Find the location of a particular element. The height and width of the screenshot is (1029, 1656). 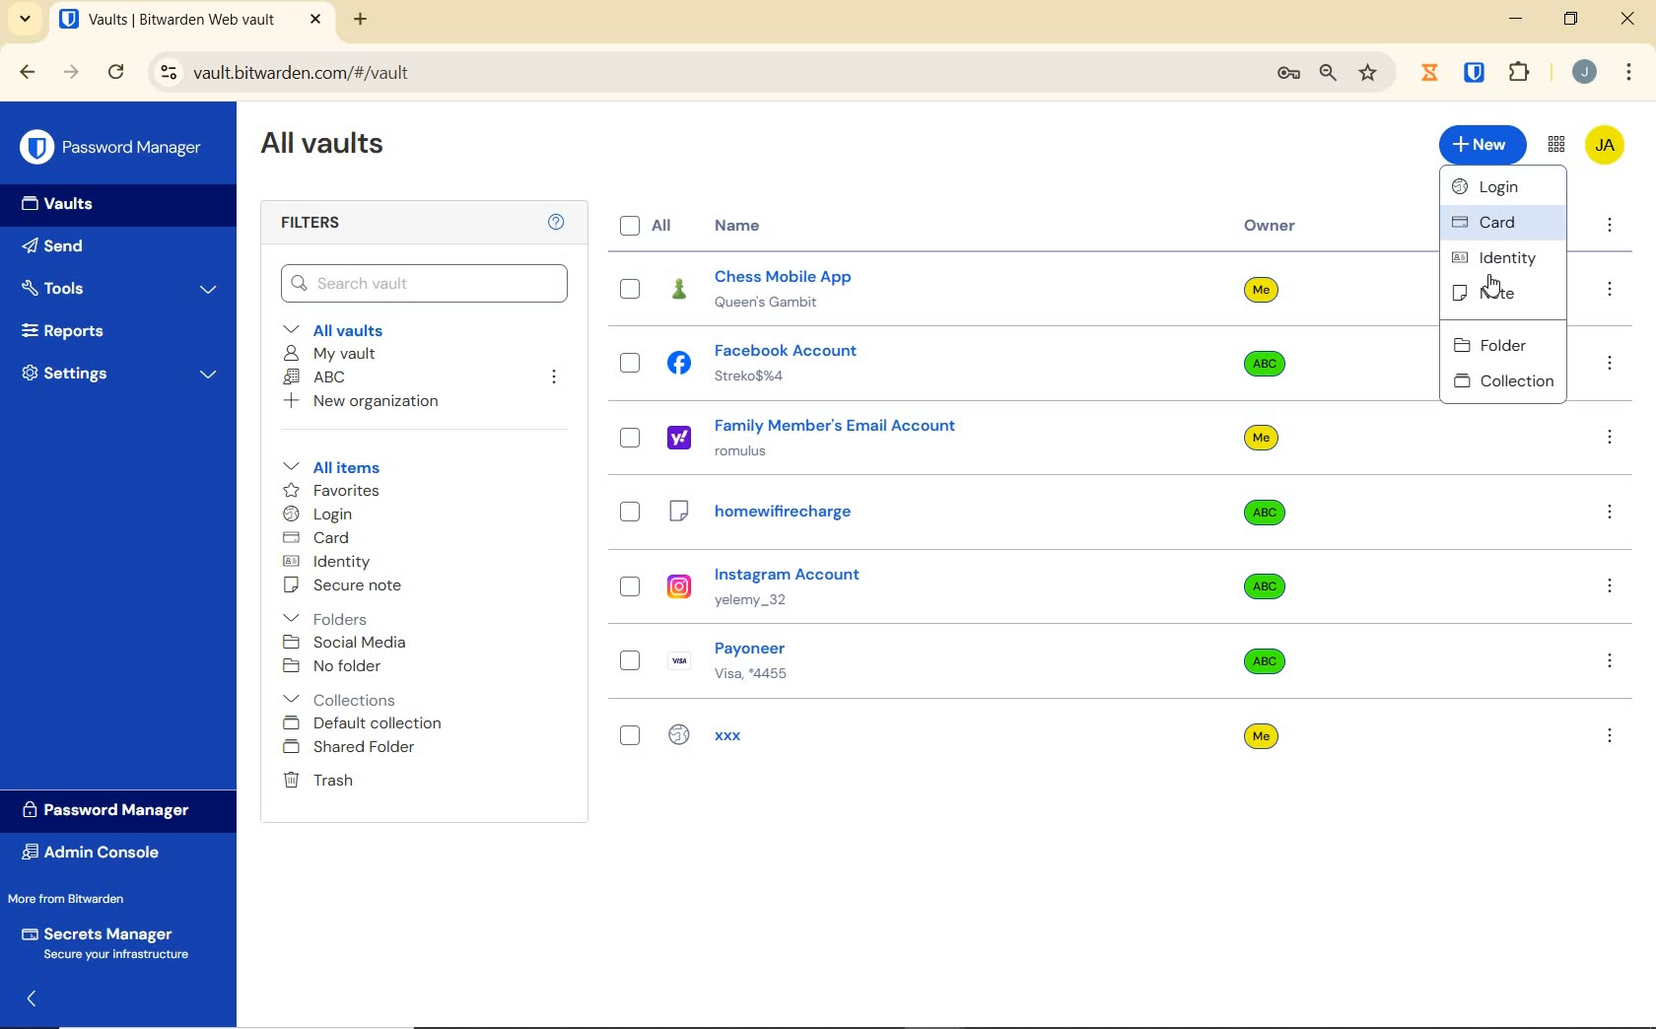

SOCIAL MEDIA is located at coordinates (349, 643).